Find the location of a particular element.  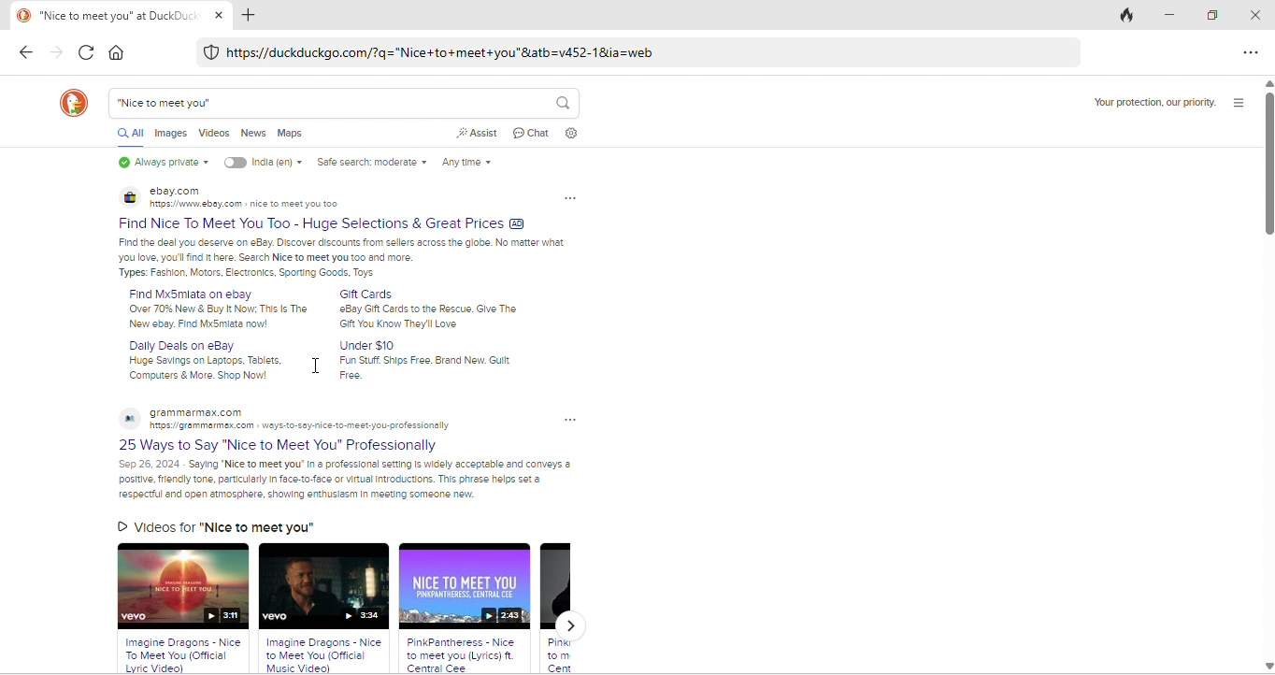

Dally Deals on eBay.
Huge Savings on Laptops, Tablets,
Computers & More. Shop Now! is located at coordinates (202, 369).